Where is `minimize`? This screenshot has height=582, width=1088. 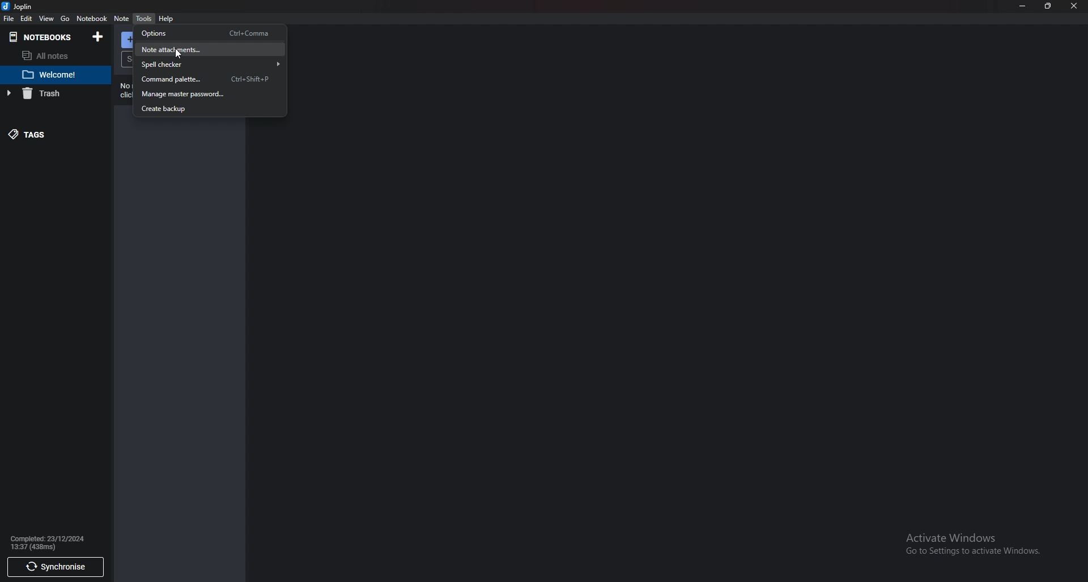 minimize is located at coordinates (1023, 6).